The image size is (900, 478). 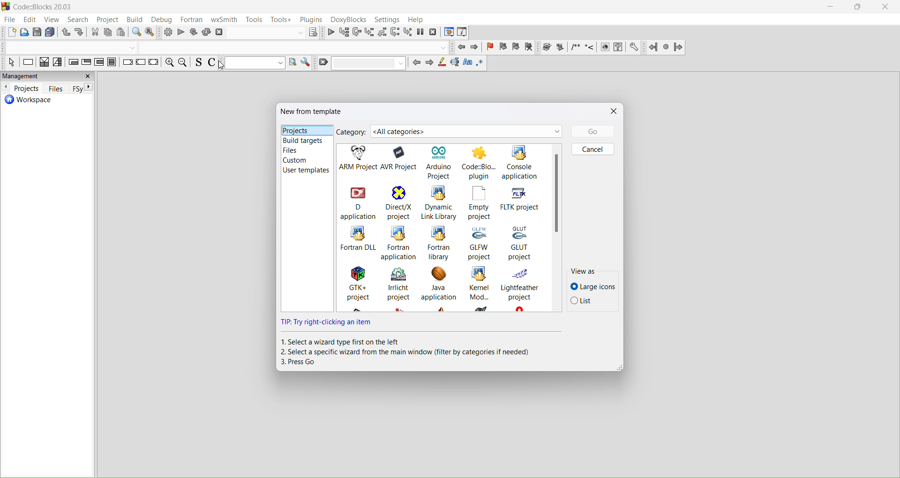 I want to click on user templates, so click(x=306, y=171).